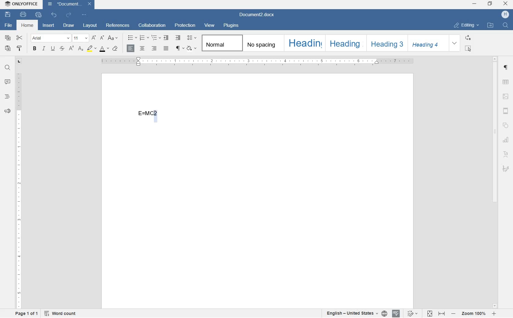 This screenshot has height=318, width=513. I want to click on Heading 2, so click(345, 43).